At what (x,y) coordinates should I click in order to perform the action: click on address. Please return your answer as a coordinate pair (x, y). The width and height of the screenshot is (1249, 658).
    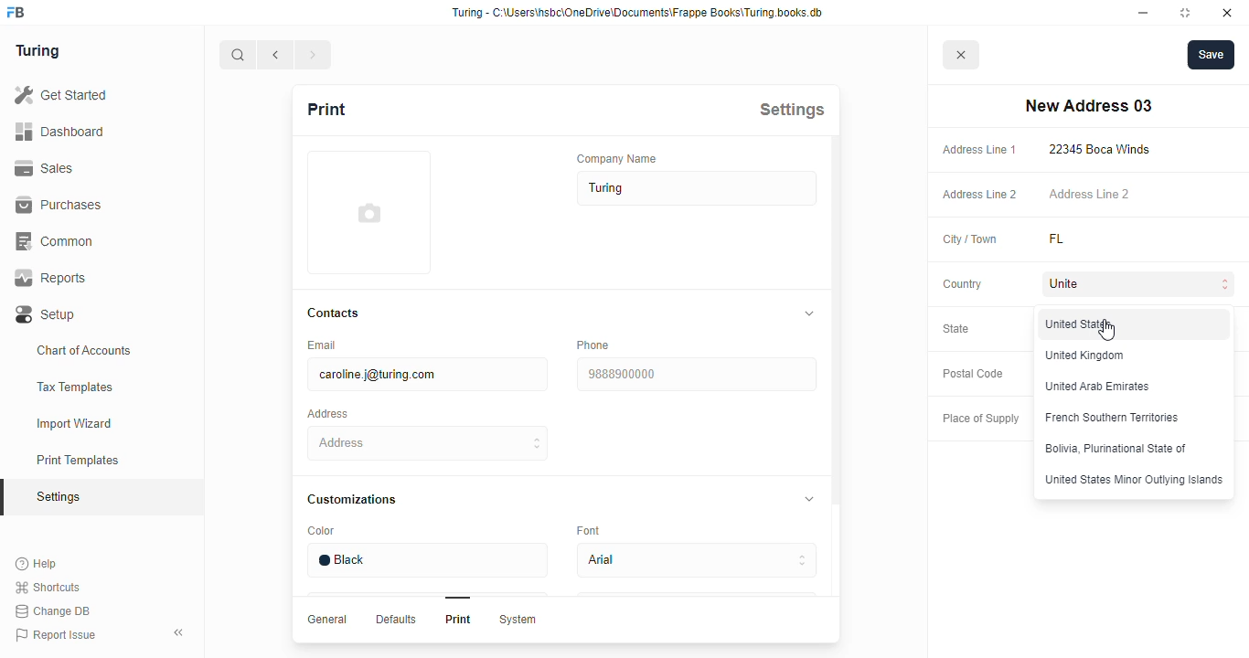
    Looking at the image, I should click on (429, 443).